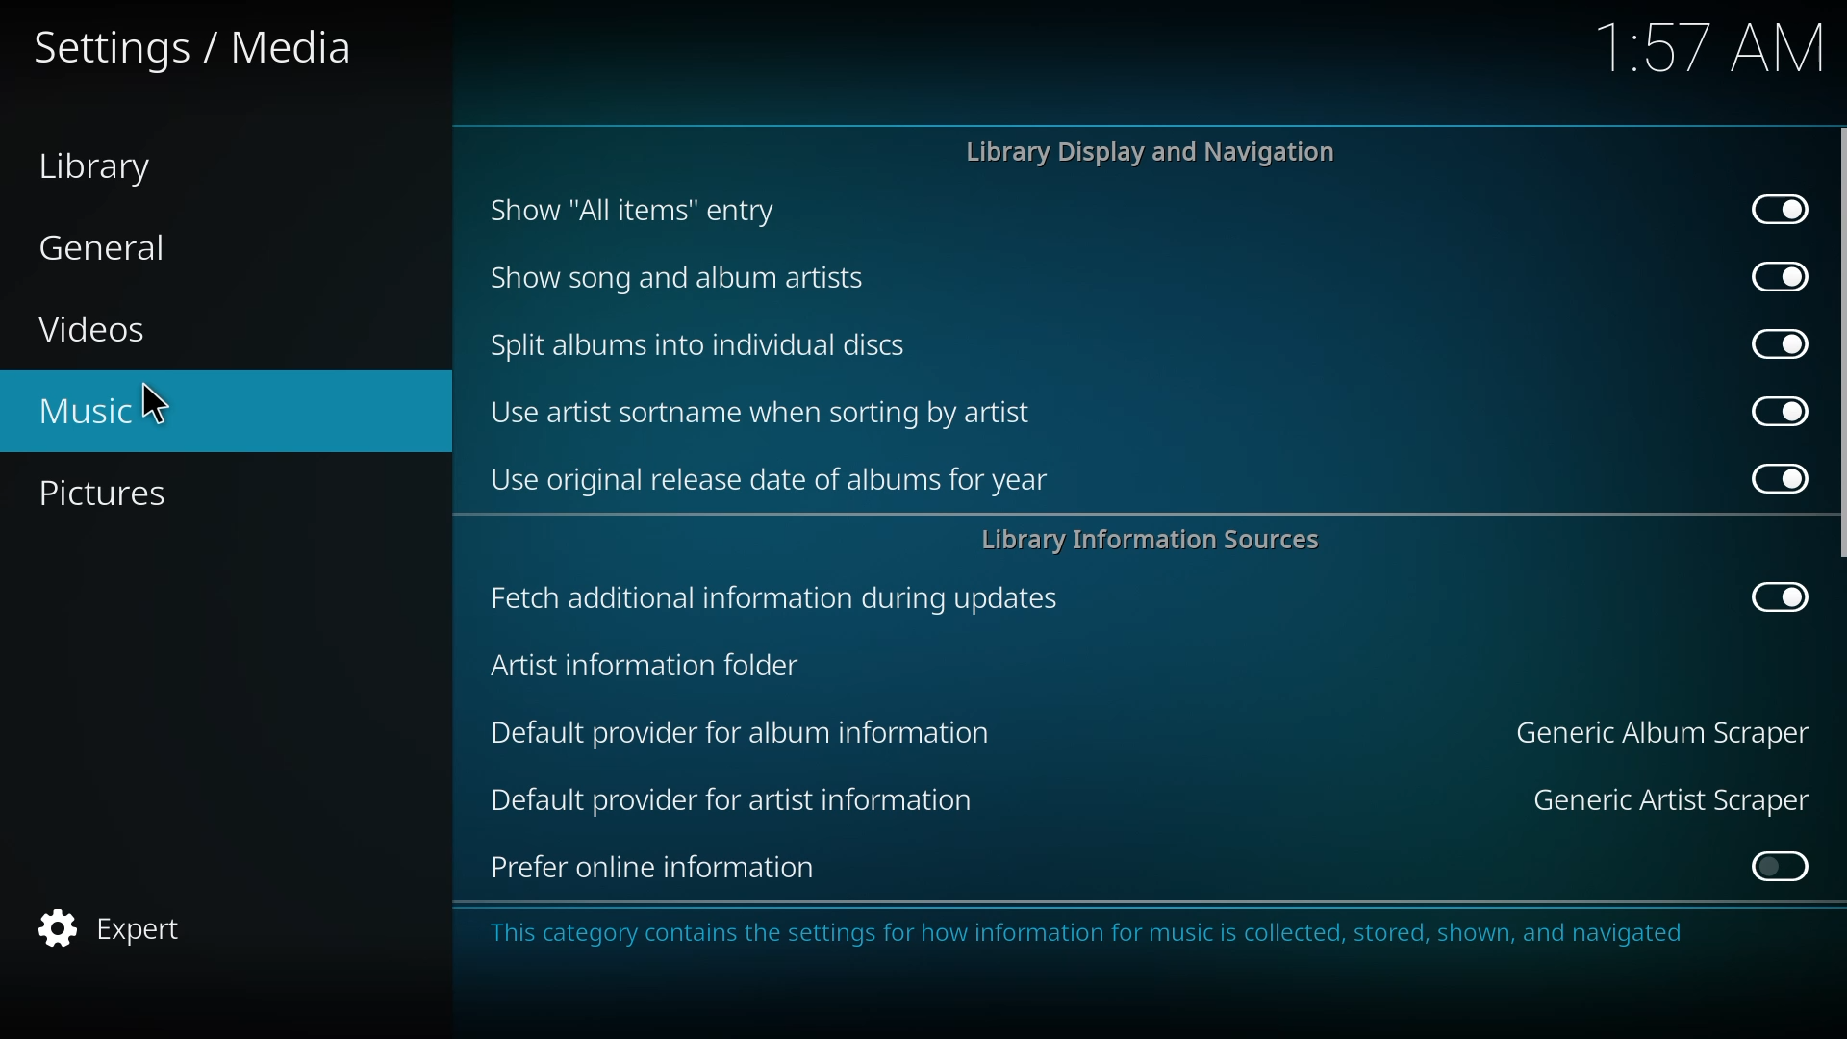 The width and height of the screenshot is (1847, 1039). What do you see at coordinates (108, 169) in the screenshot?
I see `library` at bounding box center [108, 169].